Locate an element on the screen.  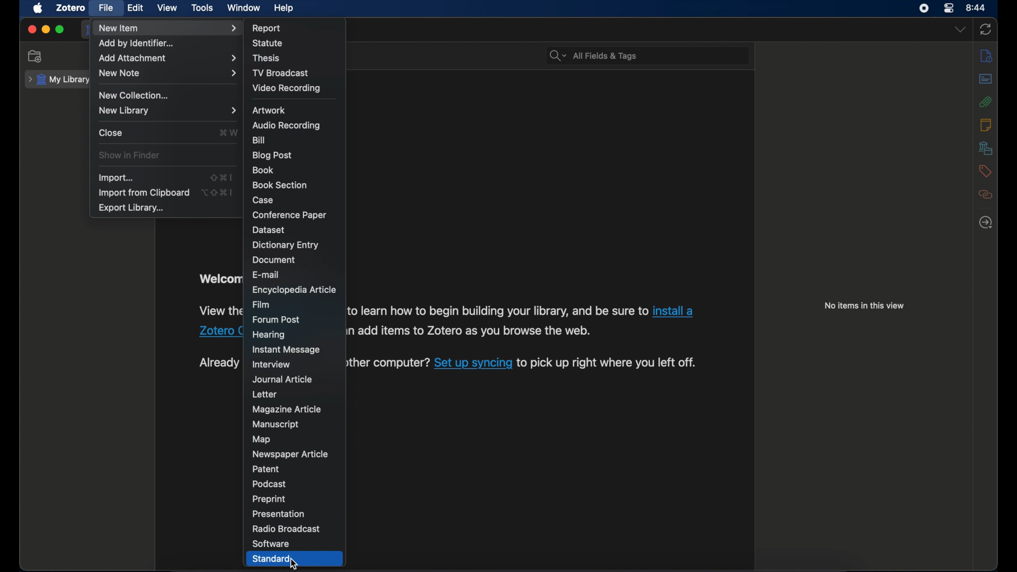
close is located at coordinates (111, 133).